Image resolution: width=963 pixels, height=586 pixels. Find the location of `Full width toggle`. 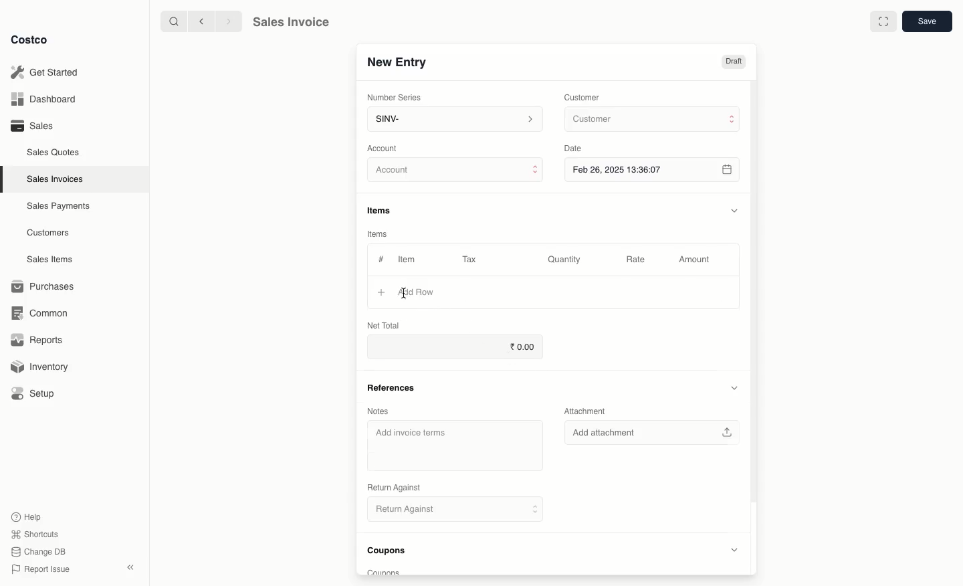

Full width toggle is located at coordinates (882, 22).